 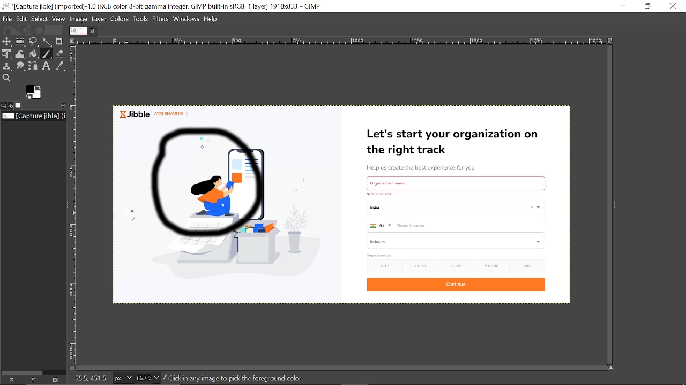 What do you see at coordinates (20, 42) in the screenshot?
I see `Rectangular select tool` at bounding box center [20, 42].